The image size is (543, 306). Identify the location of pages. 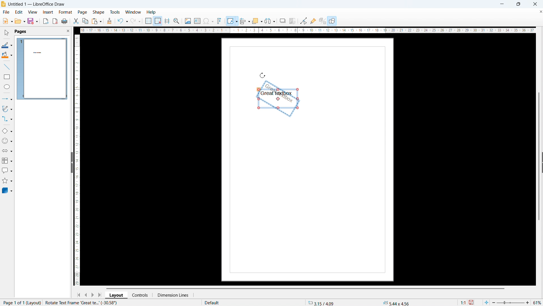
(20, 31).